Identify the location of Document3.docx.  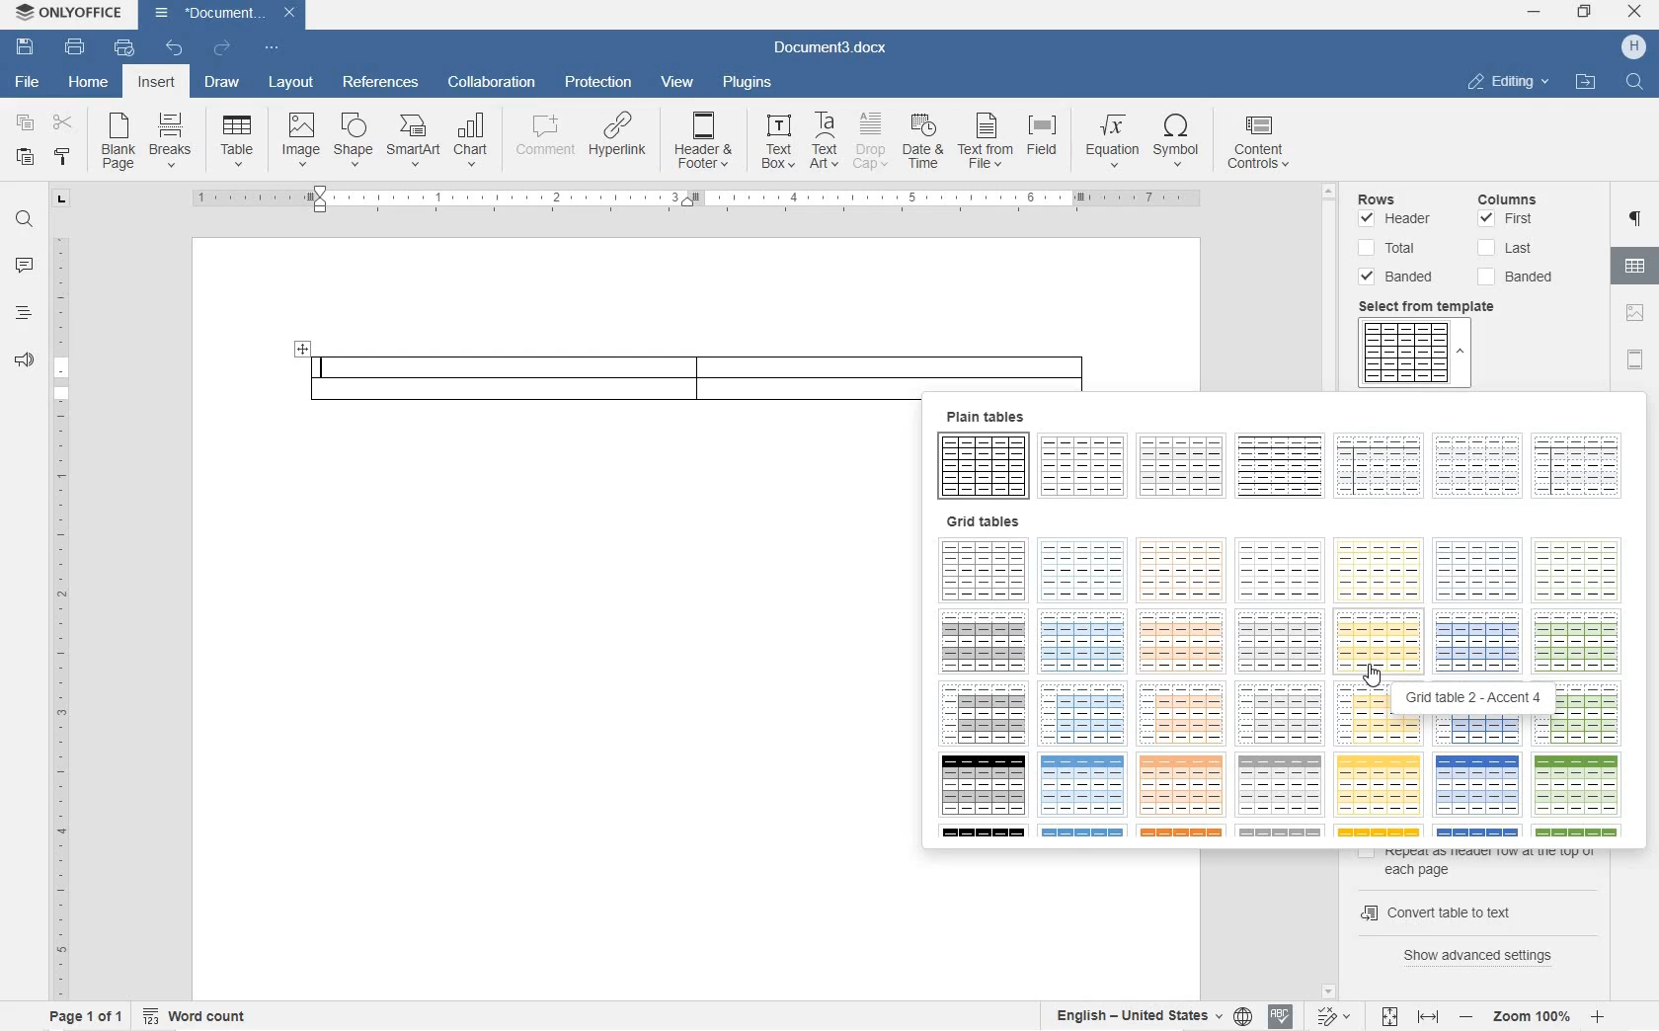
(225, 13).